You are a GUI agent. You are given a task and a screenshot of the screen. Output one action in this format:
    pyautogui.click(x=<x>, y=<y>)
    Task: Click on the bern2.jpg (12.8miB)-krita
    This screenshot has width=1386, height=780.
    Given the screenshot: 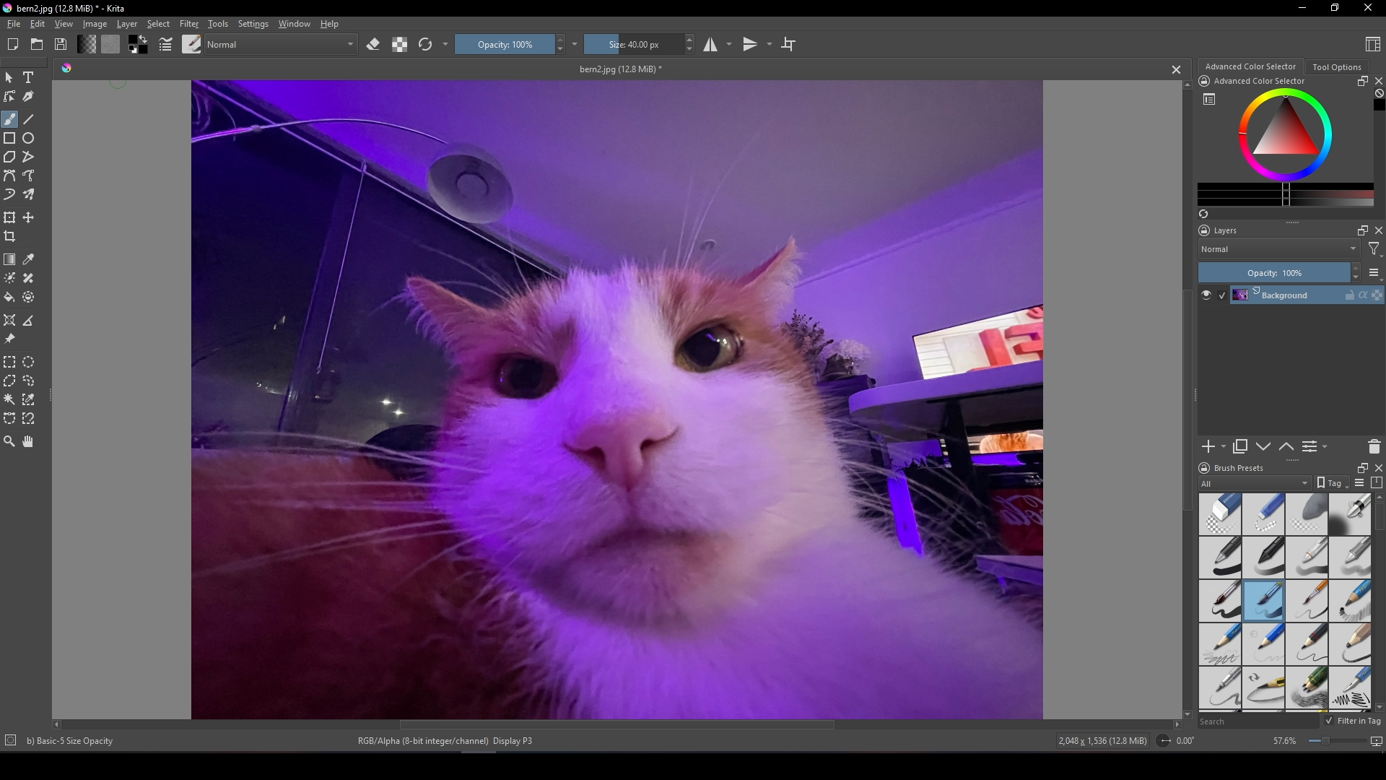 What is the action you would take?
    pyautogui.click(x=70, y=9)
    